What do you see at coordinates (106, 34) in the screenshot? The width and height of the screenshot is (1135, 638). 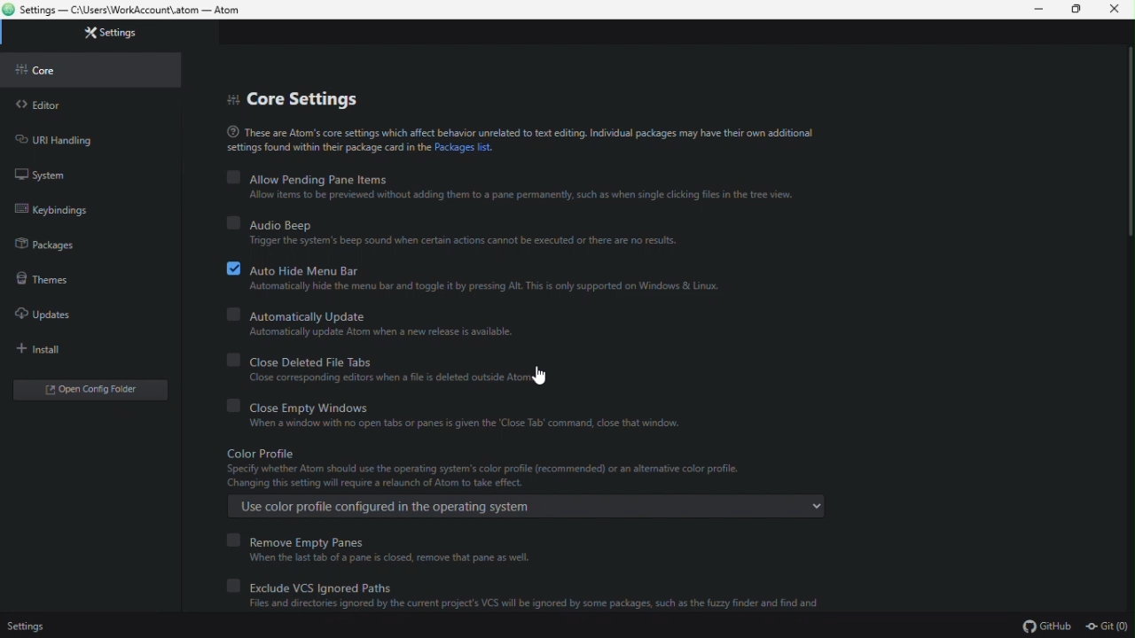 I see `settings` at bounding box center [106, 34].